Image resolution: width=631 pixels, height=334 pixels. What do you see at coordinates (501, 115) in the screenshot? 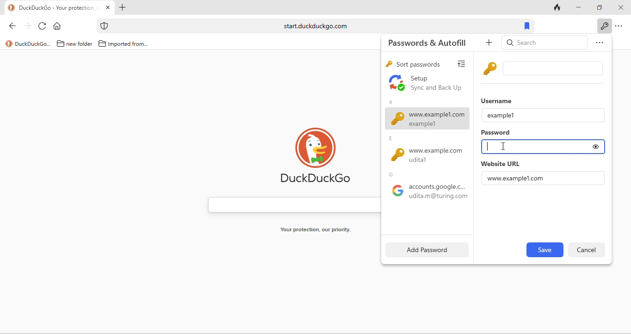
I see `example1` at bounding box center [501, 115].